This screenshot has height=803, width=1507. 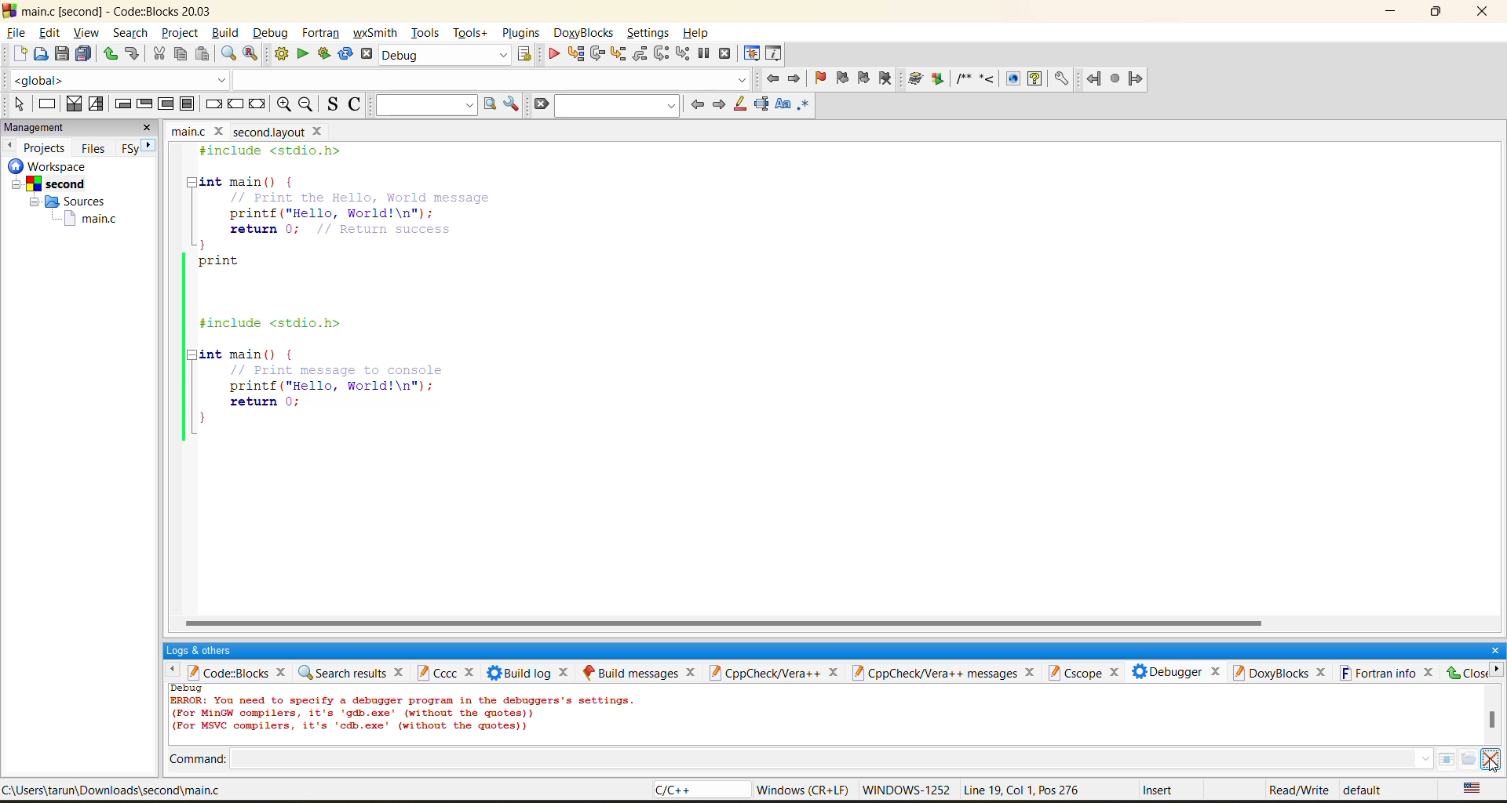 I want to click on tools+, so click(x=472, y=34).